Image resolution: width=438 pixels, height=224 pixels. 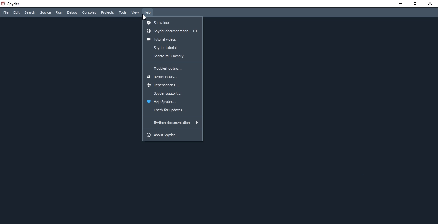 What do you see at coordinates (173, 68) in the screenshot?
I see `troubleshooting` at bounding box center [173, 68].